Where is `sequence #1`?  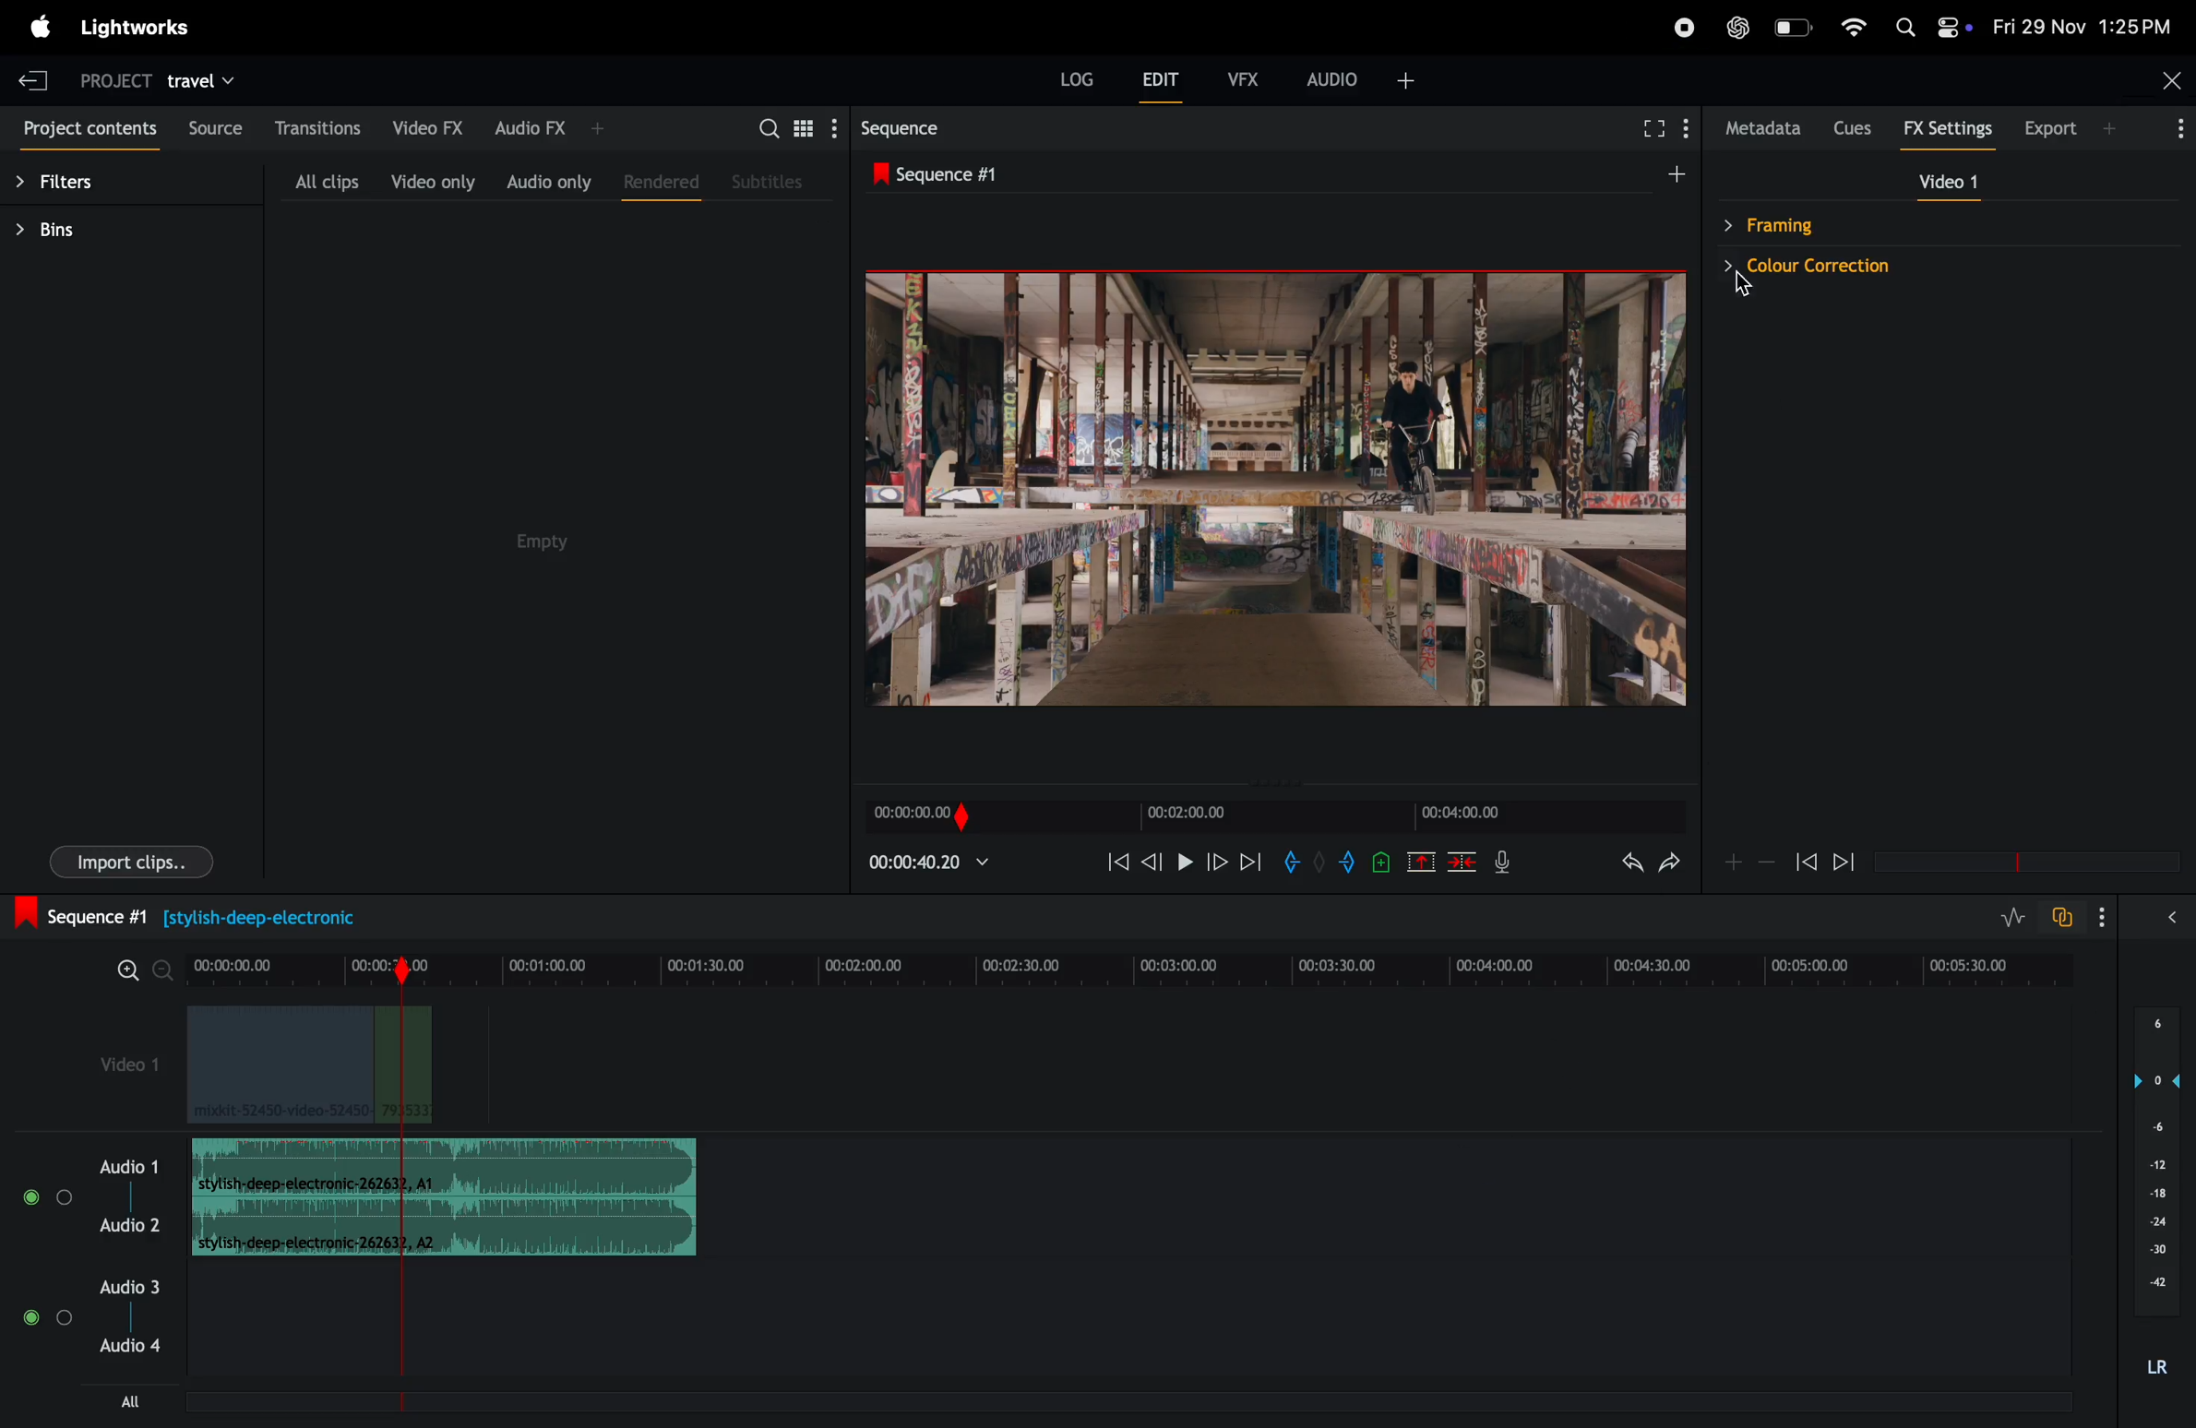 sequence #1 is located at coordinates (1271, 172).